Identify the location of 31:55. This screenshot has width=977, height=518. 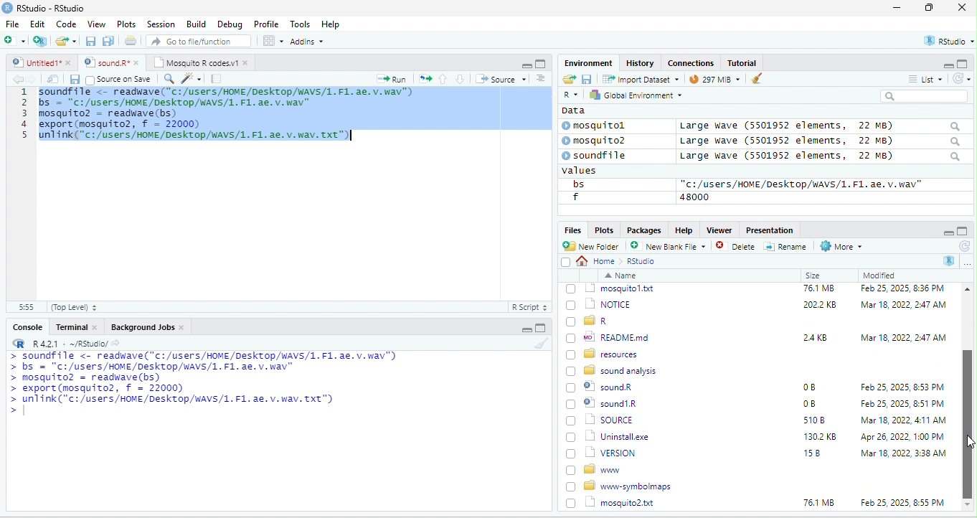
(24, 307).